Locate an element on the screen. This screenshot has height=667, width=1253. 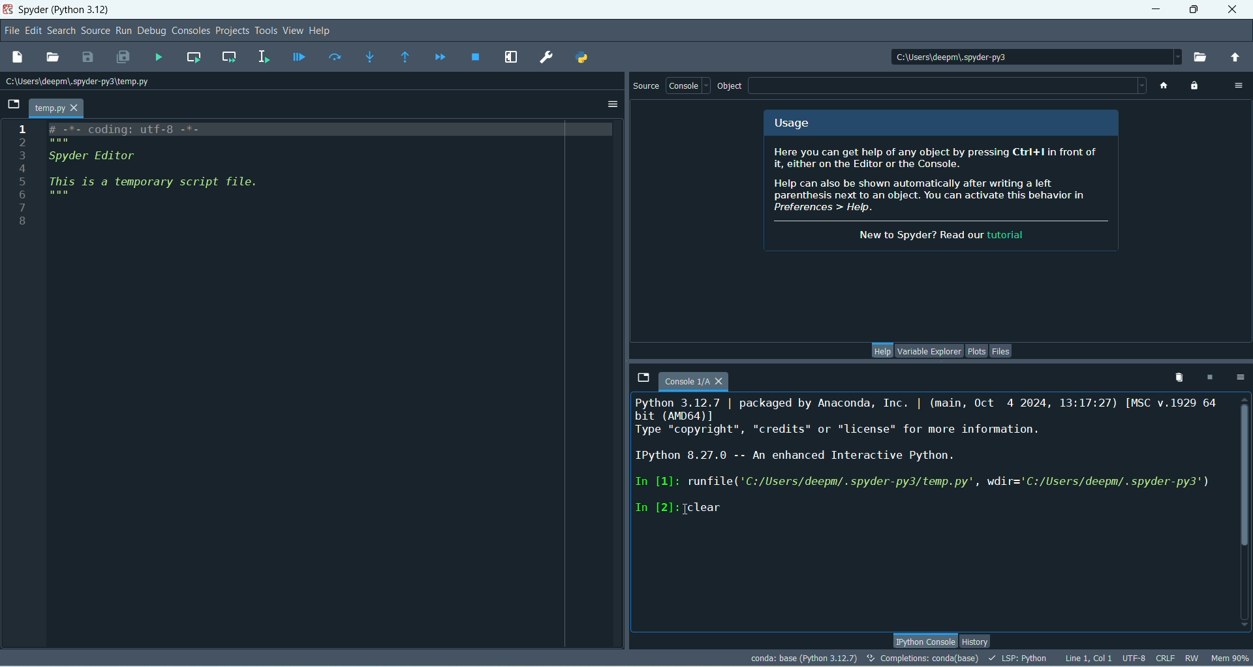
Line, col is located at coordinates (1088, 657).